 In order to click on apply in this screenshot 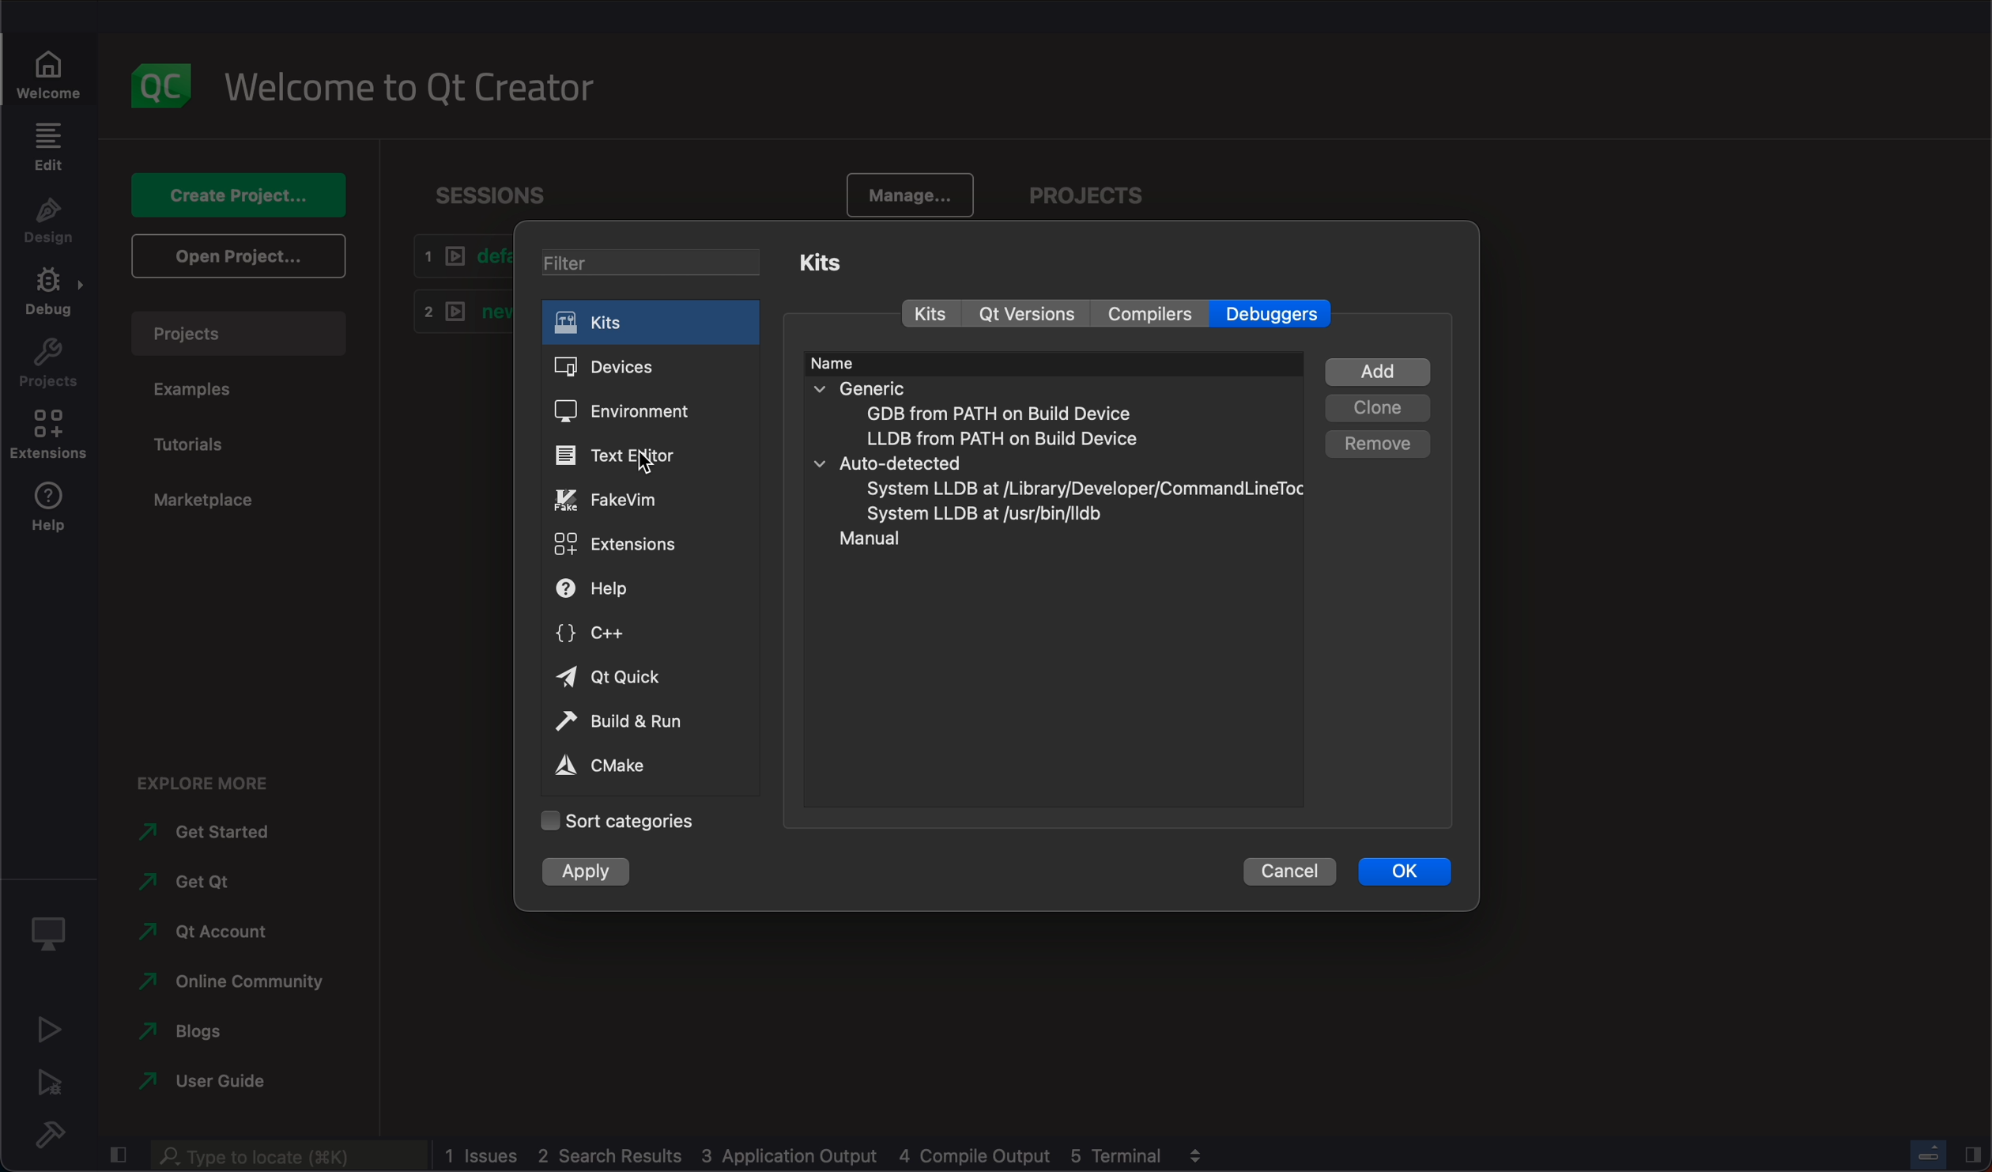, I will do `click(583, 873)`.